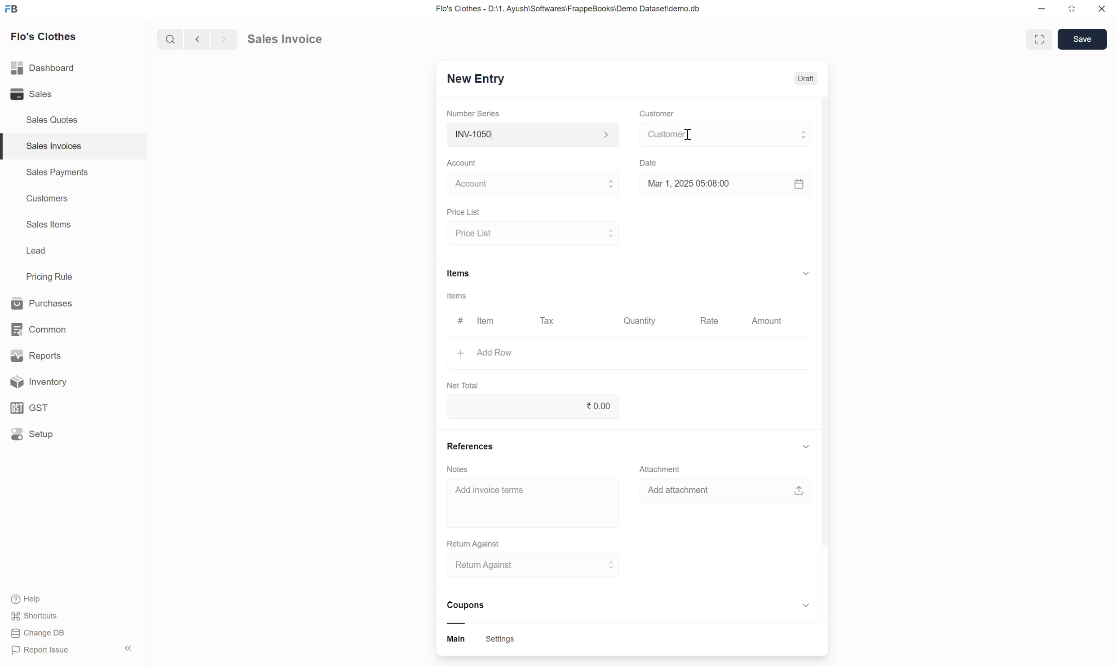 The image size is (1117, 666). What do you see at coordinates (52, 146) in the screenshot?
I see `Sales Invoices` at bounding box center [52, 146].